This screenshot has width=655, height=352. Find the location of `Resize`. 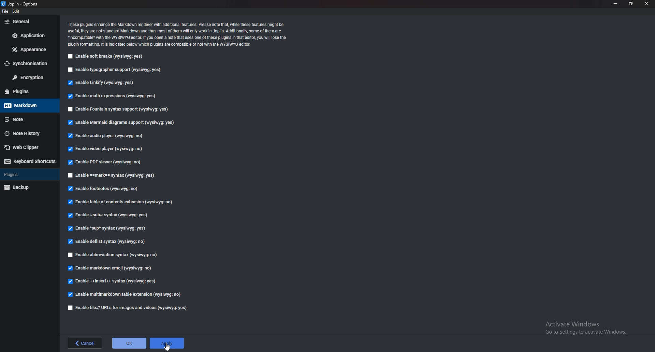

Resize is located at coordinates (630, 4).